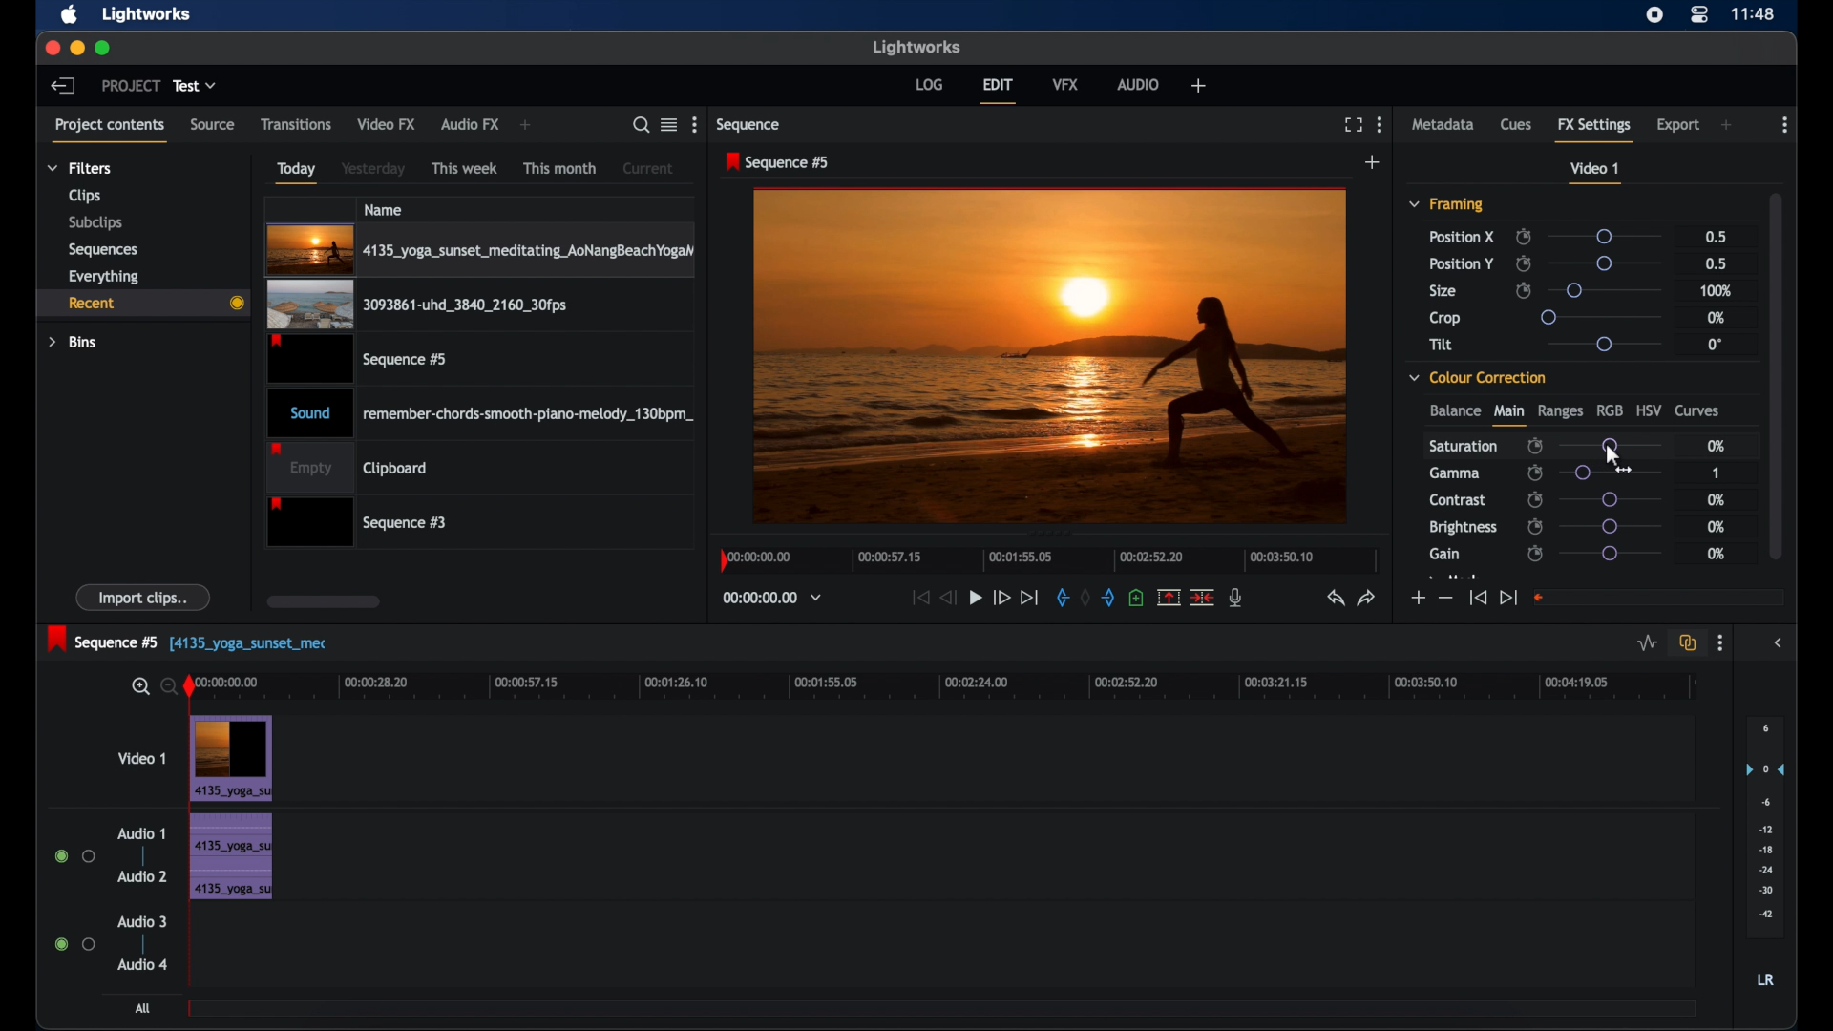  What do you see at coordinates (48, 48) in the screenshot?
I see `close` at bounding box center [48, 48].